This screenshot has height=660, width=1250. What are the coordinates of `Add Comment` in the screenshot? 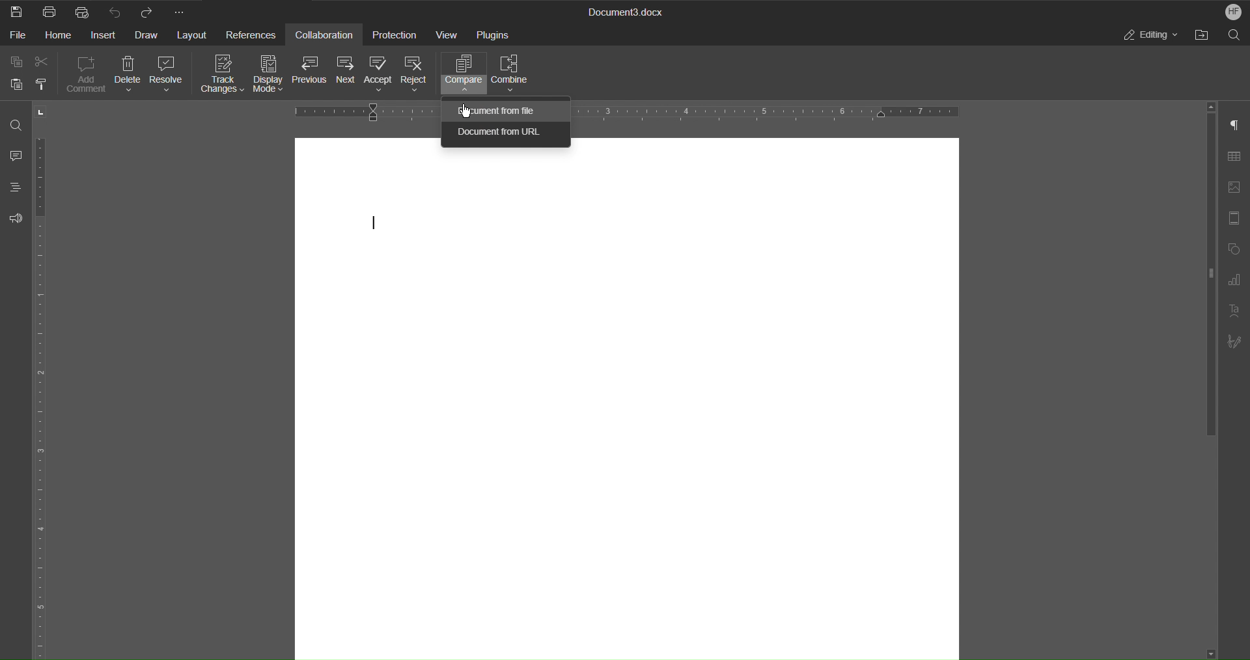 It's located at (86, 73).